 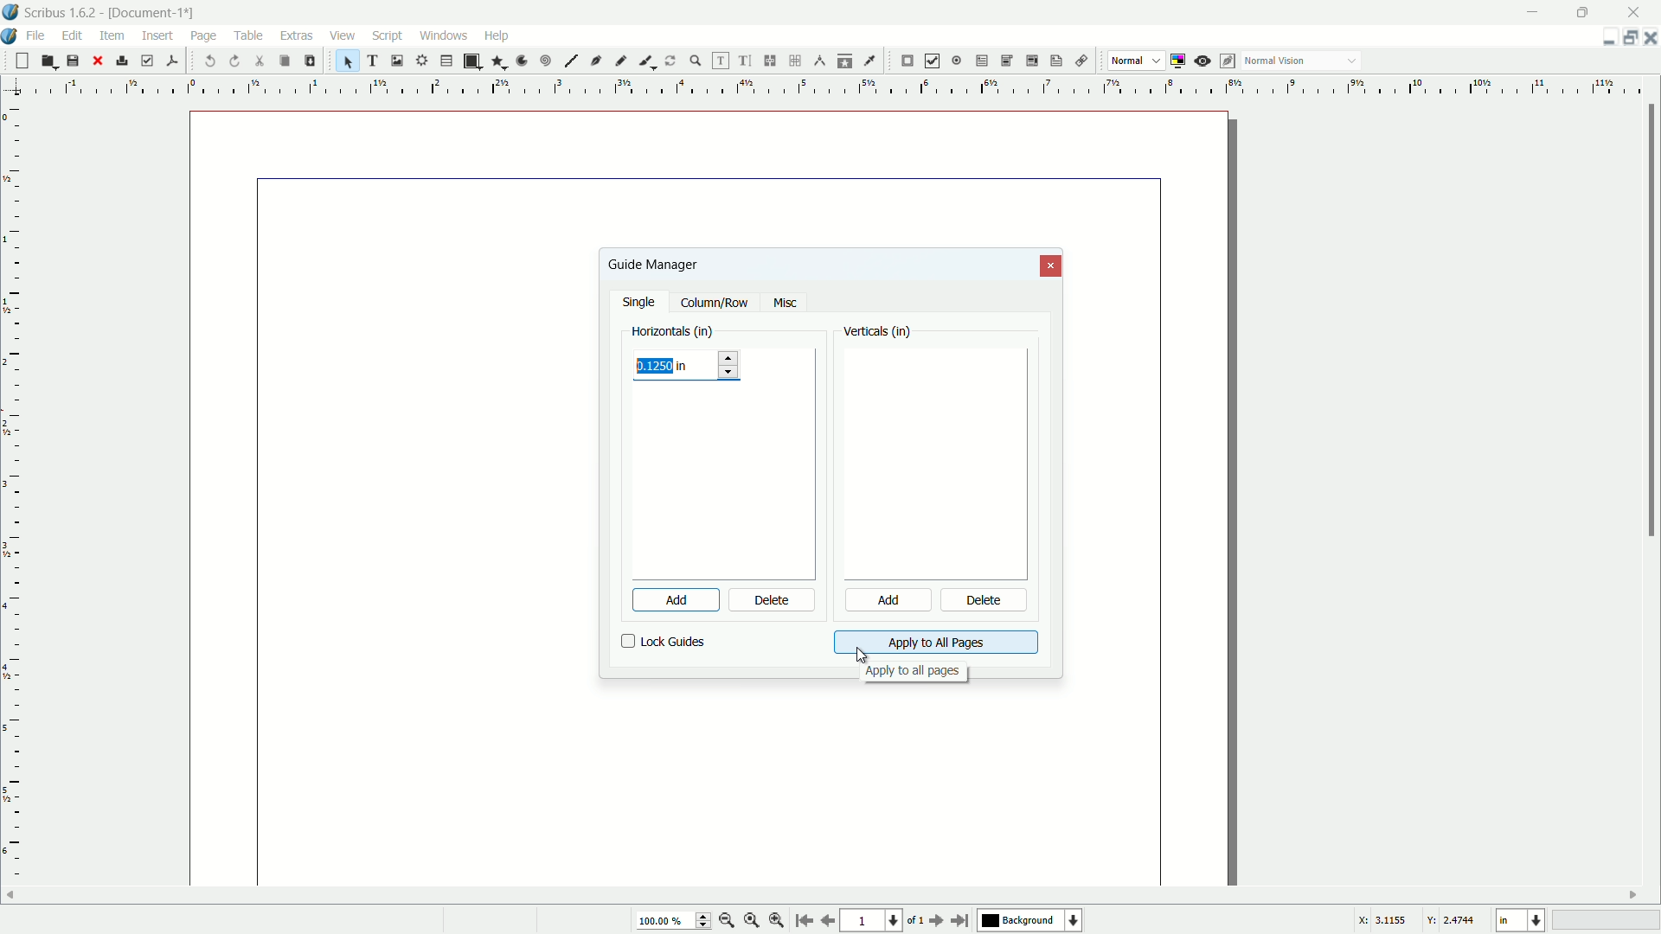 What do you see at coordinates (824, 87) in the screenshot?
I see `measuring scale` at bounding box center [824, 87].